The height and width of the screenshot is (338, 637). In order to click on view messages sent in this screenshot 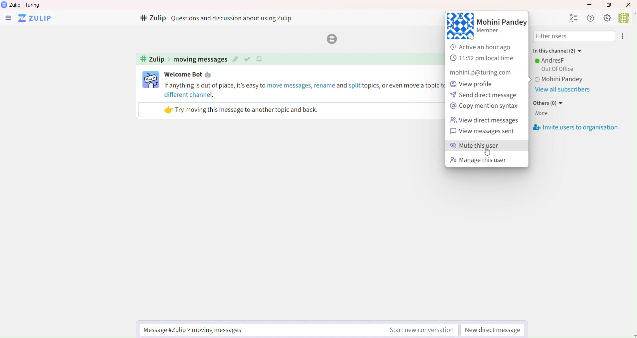, I will do `click(488, 132)`.